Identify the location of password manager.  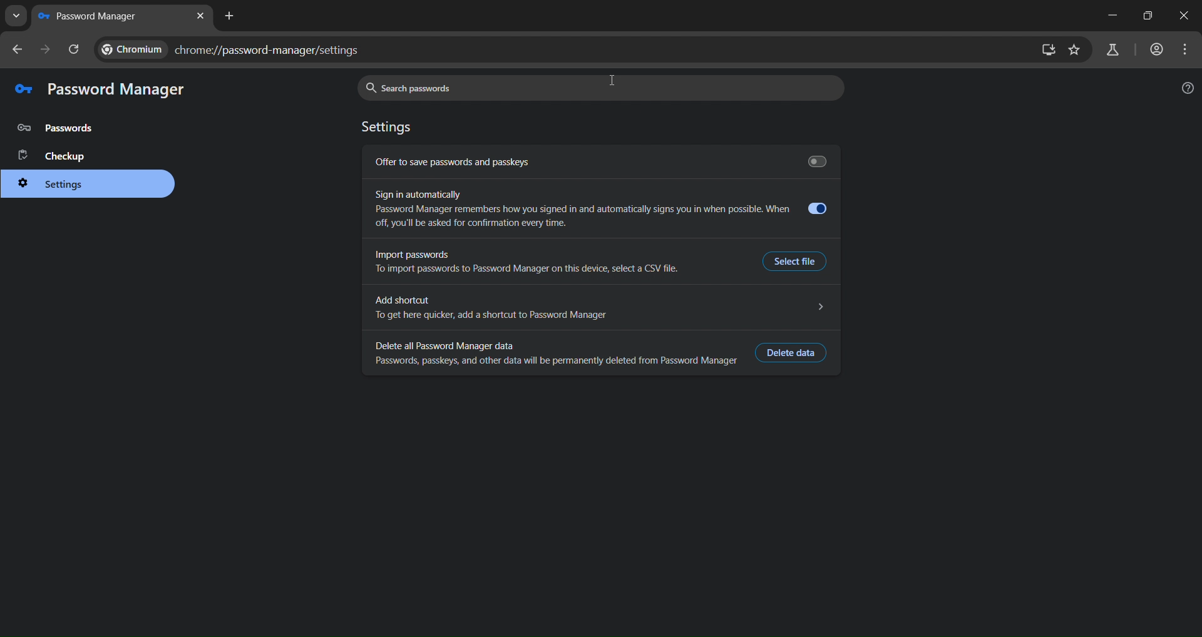
(99, 89).